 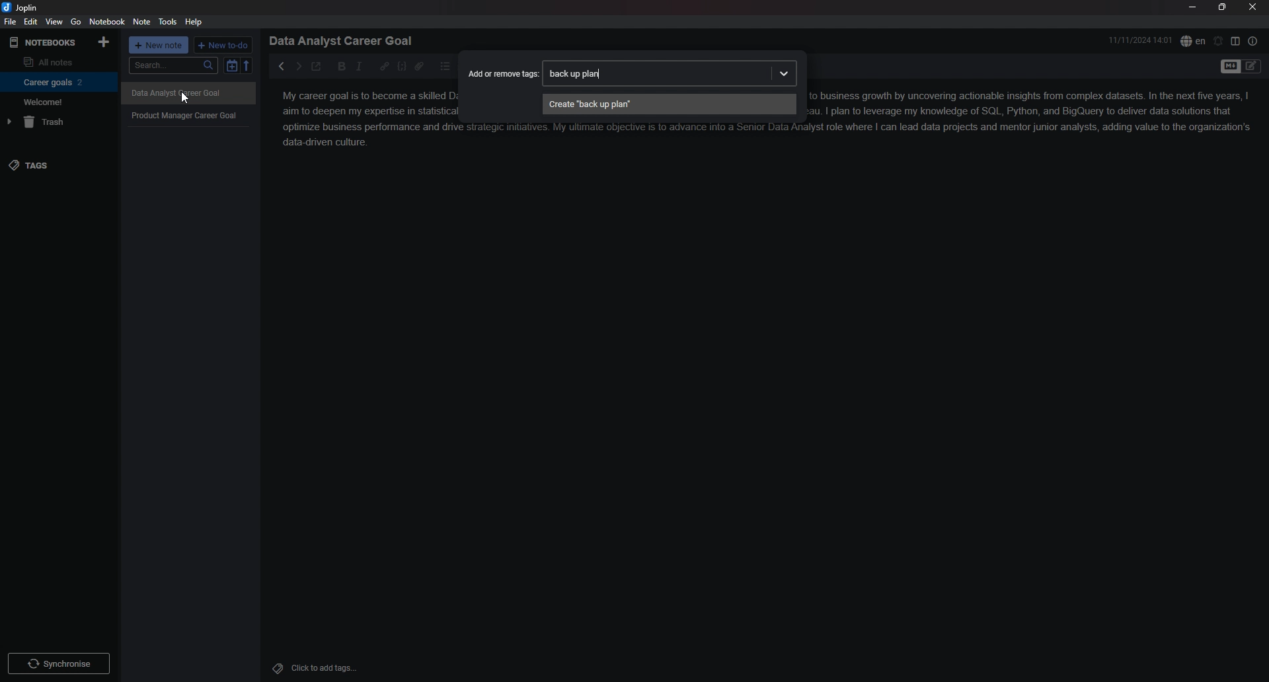 What do you see at coordinates (359, 67) in the screenshot?
I see `italic` at bounding box center [359, 67].